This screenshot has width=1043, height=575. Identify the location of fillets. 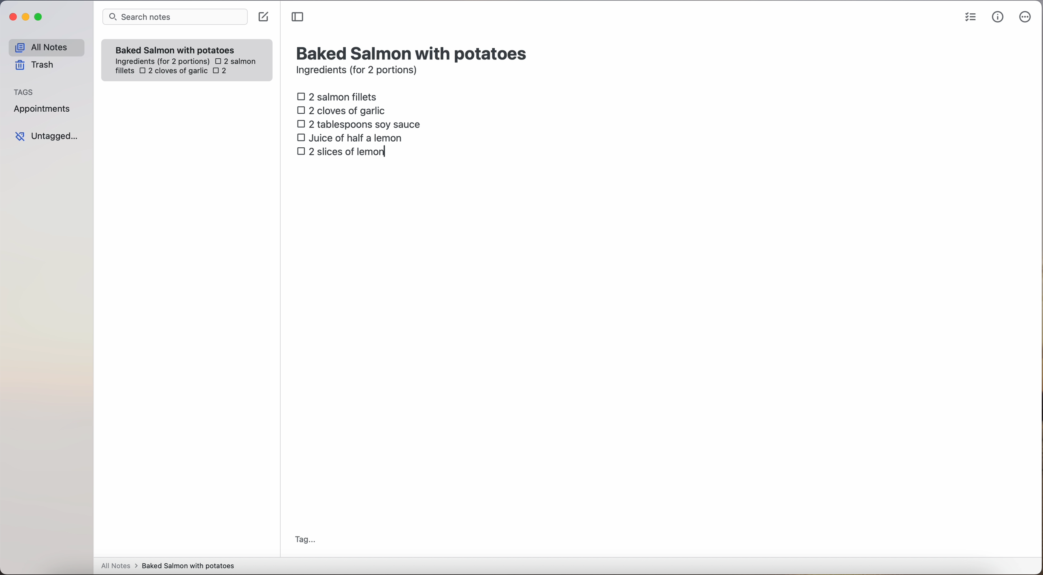
(125, 71).